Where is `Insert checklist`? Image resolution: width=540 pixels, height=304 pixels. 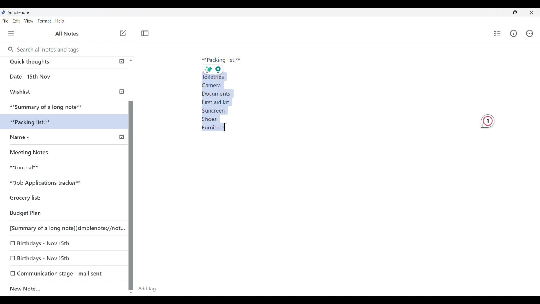 Insert checklist is located at coordinates (498, 33).